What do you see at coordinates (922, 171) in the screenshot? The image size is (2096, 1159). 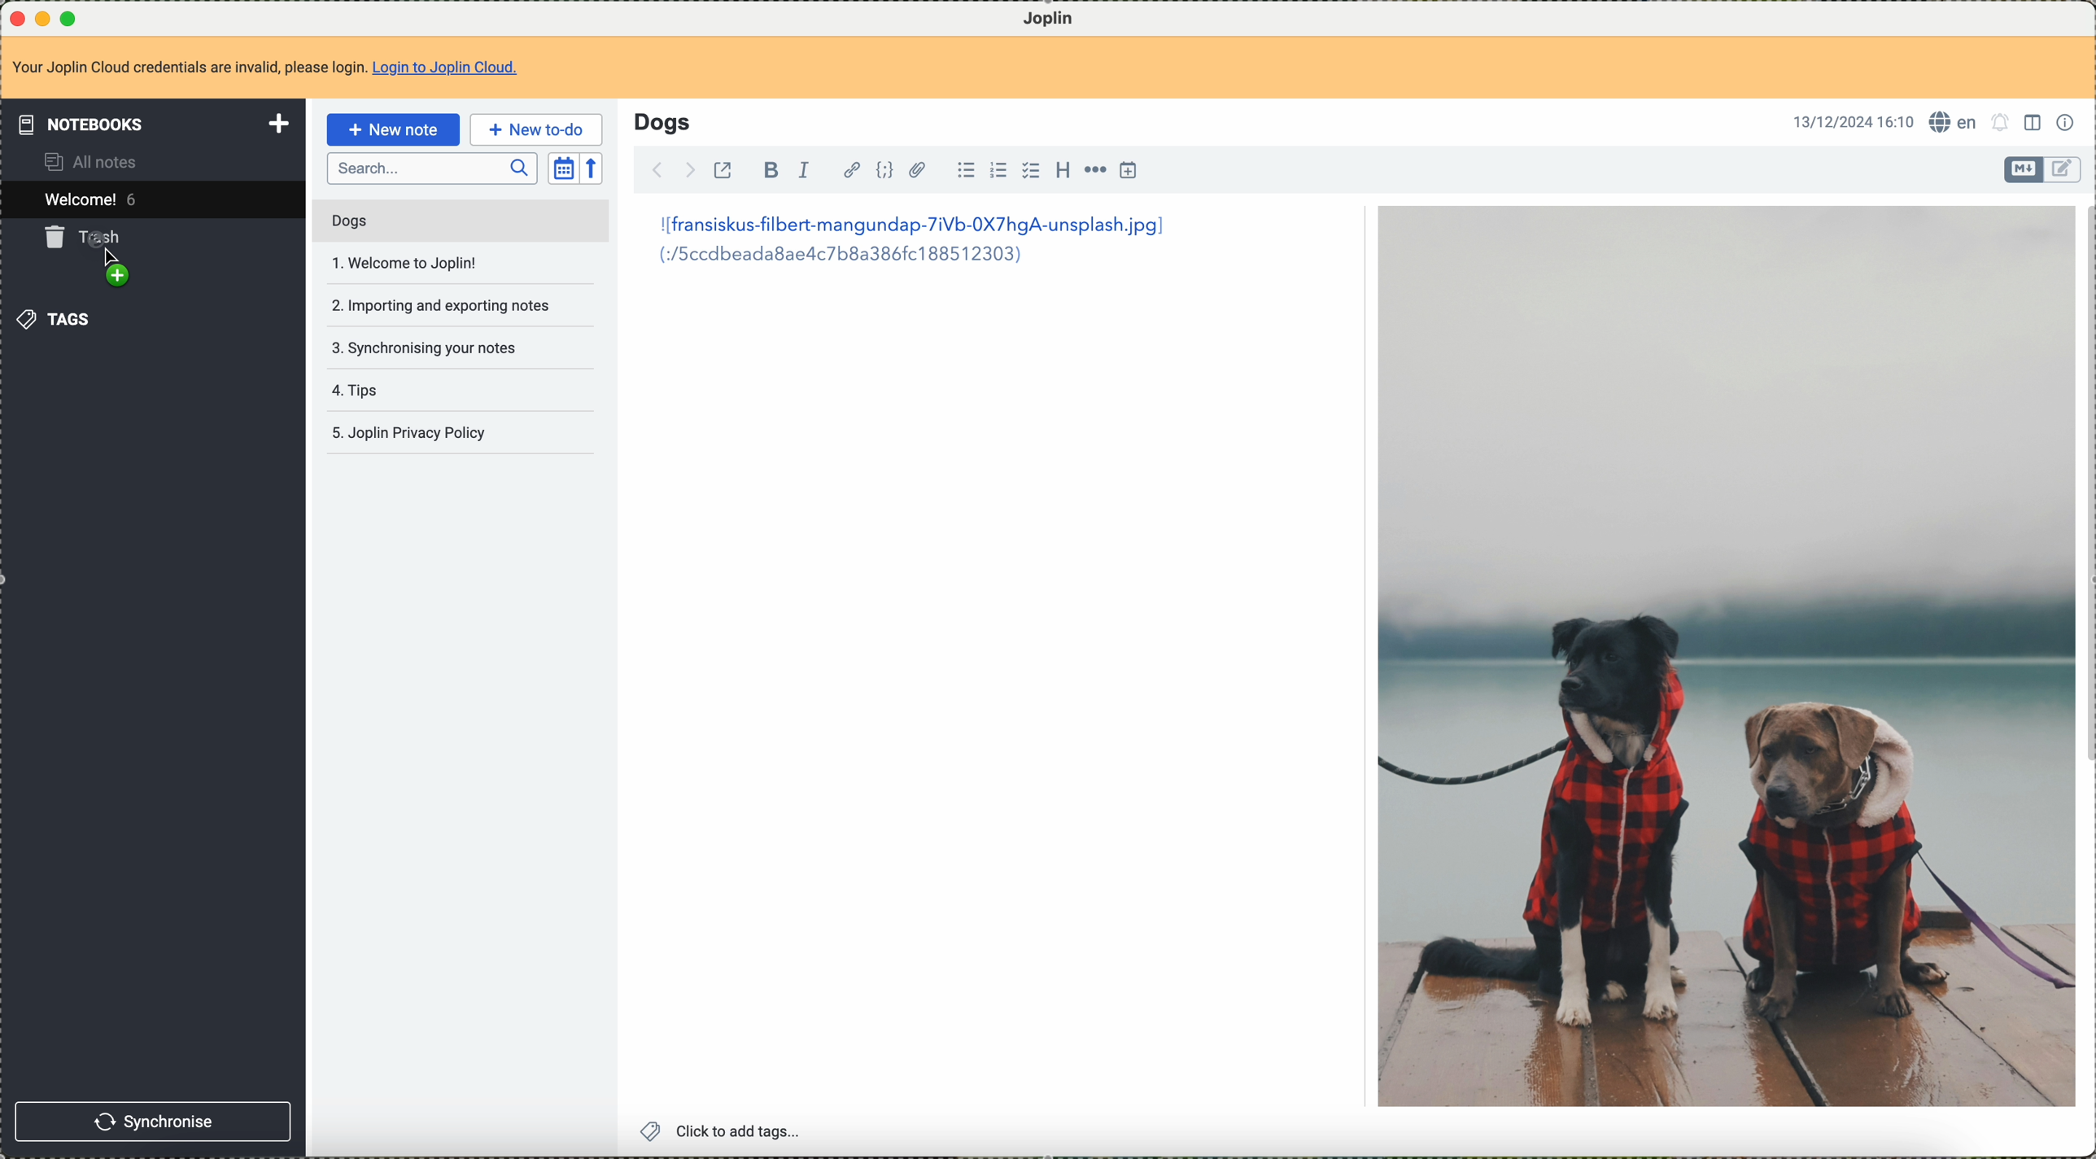 I see `attach file` at bounding box center [922, 171].